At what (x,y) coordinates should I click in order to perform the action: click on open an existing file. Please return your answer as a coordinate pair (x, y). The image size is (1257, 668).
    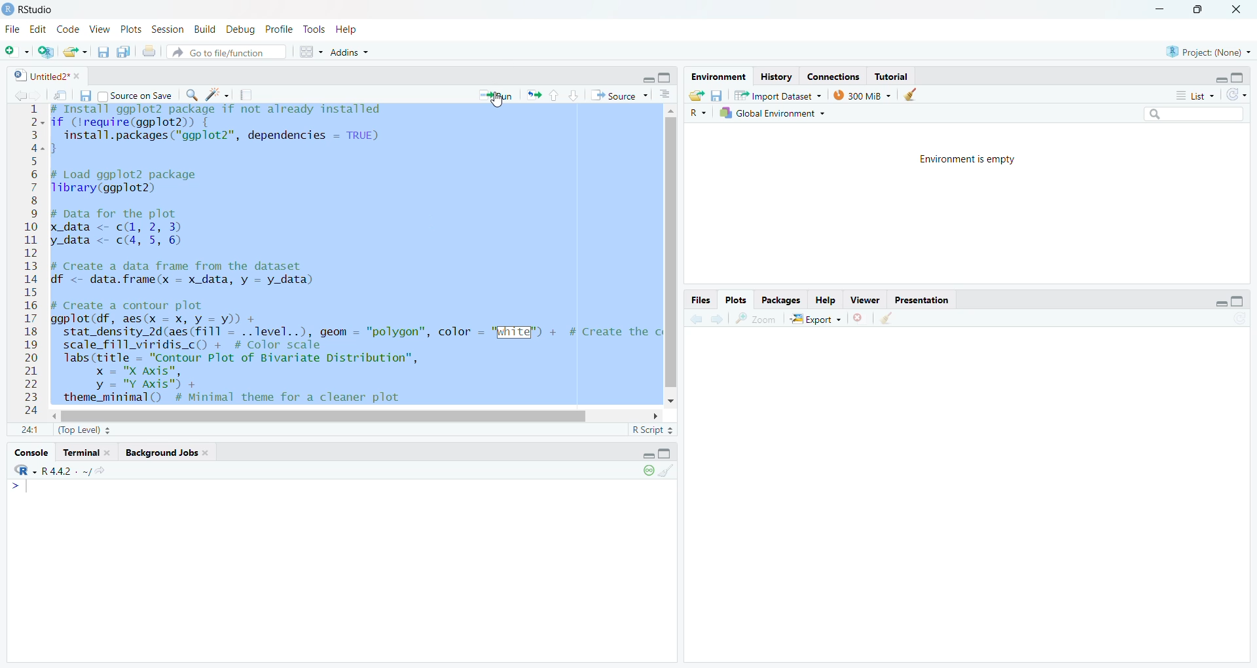
    Looking at the image, I should click on (76, 52).